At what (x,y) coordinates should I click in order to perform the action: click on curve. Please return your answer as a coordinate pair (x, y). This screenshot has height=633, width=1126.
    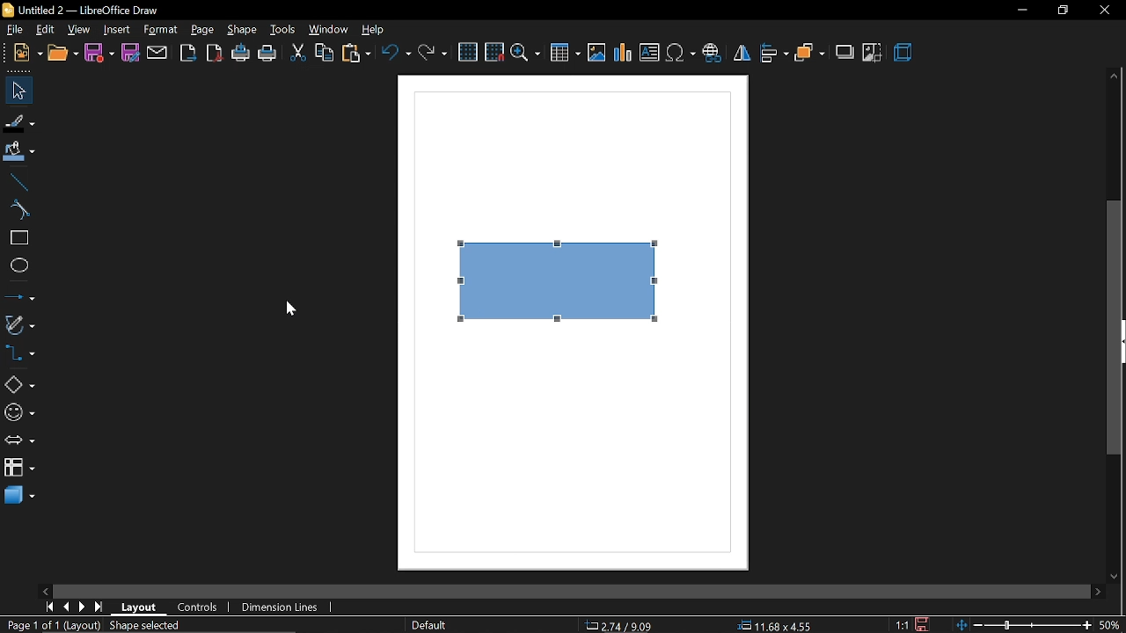
    Looking at the image, I should click on (18, 209).